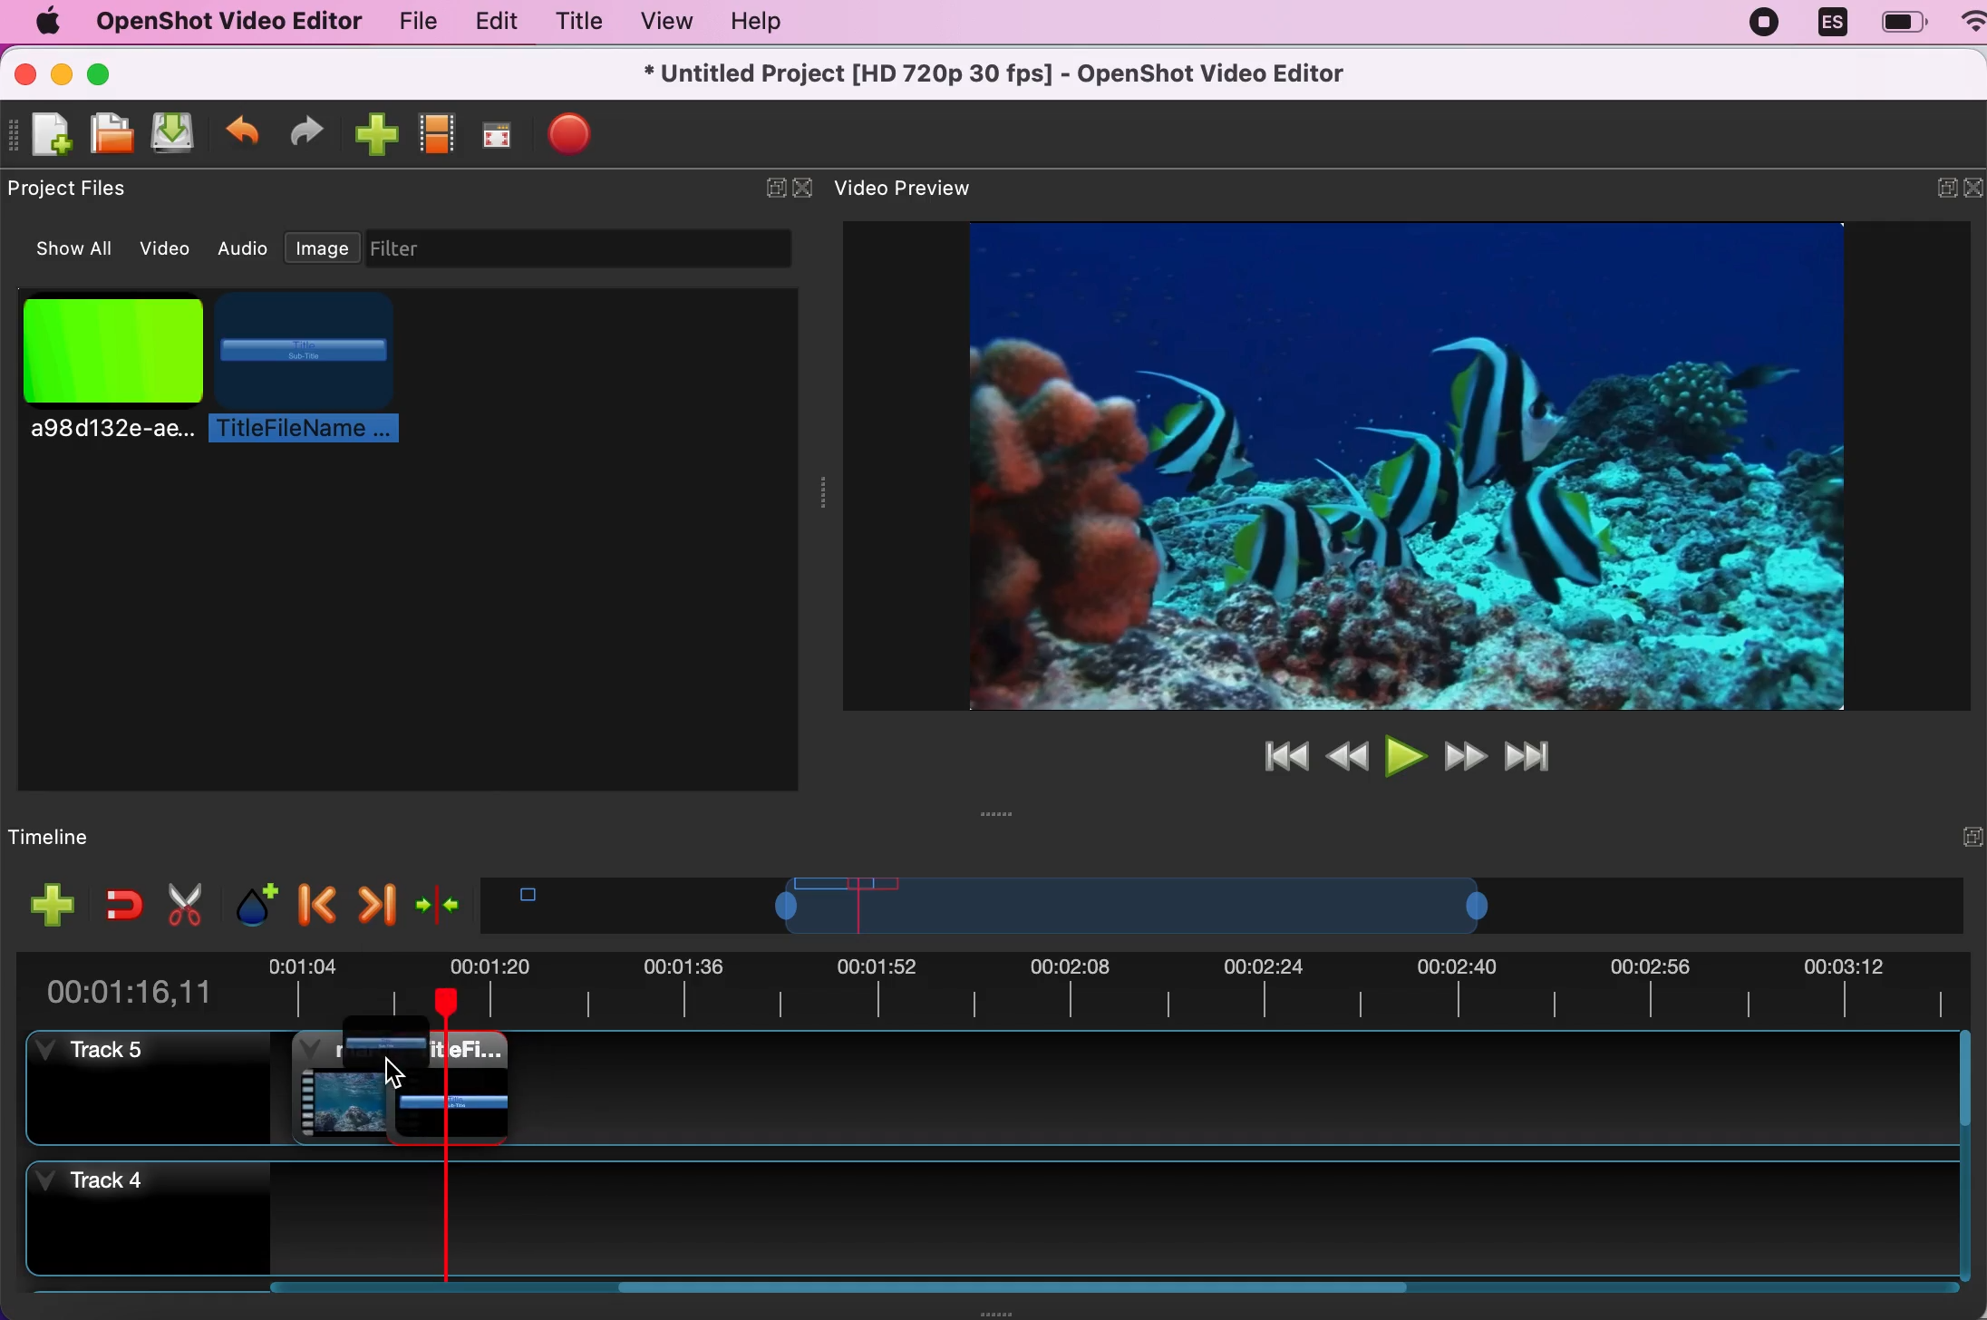 The height and width of the screenshot is (1320, 1987). I want to click on close, so click(1974, 192).